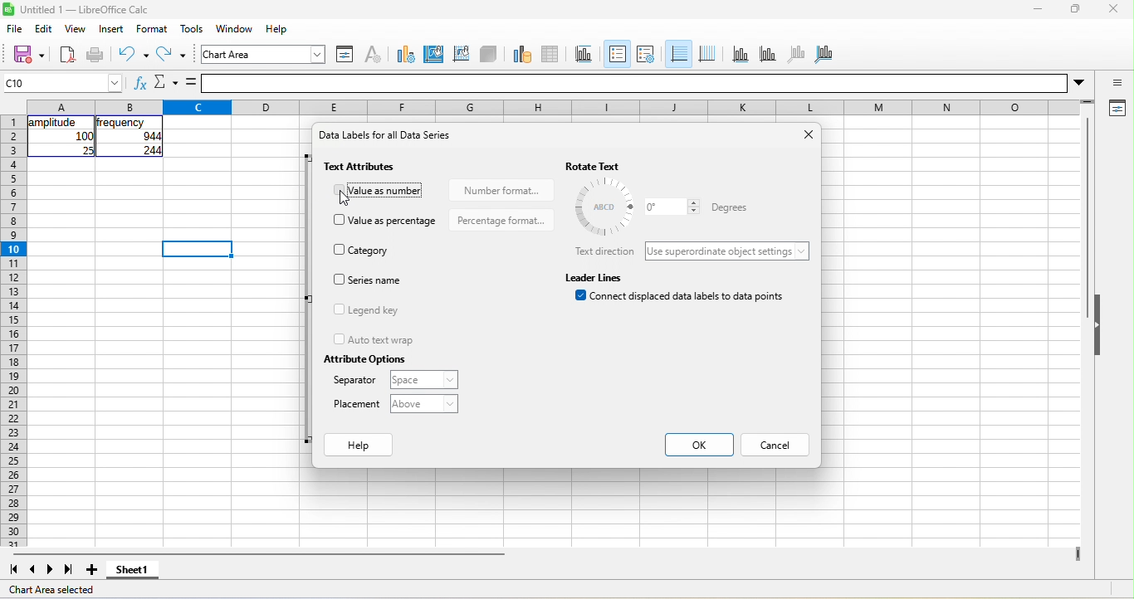 The width and height of the screenshot is (1134, 599). Describe the element at coordinates (645, 54) in the screenshot. I see `legend` at that location.